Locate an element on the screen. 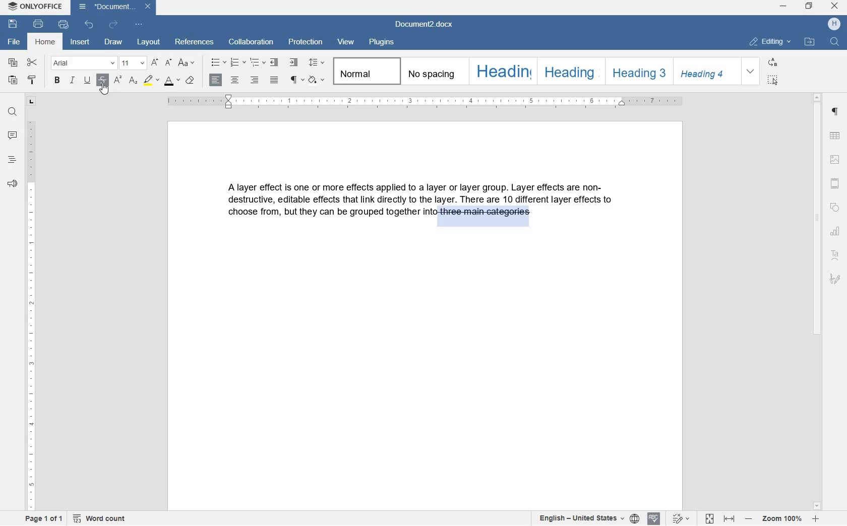 Image resolution: width=847 pixels, height=526 pixels. cut is located at coordinates (33, 63).